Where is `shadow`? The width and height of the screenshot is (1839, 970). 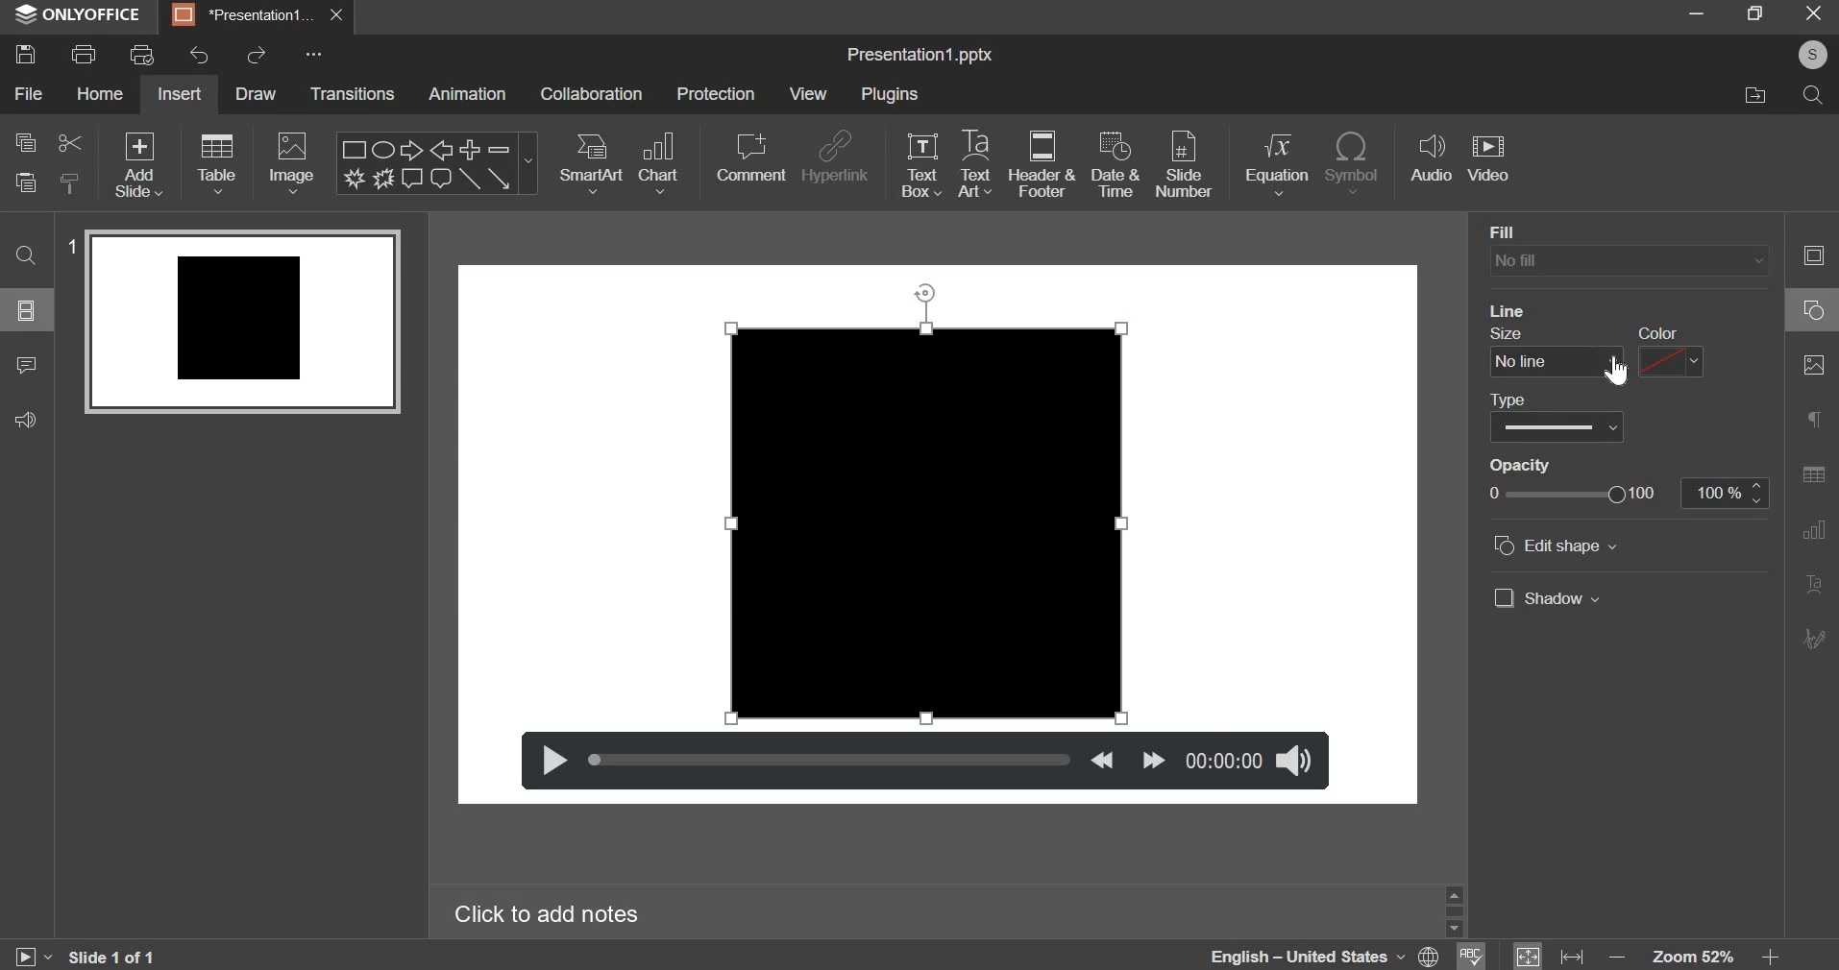 shadow is located at coordinates (1552, 597).